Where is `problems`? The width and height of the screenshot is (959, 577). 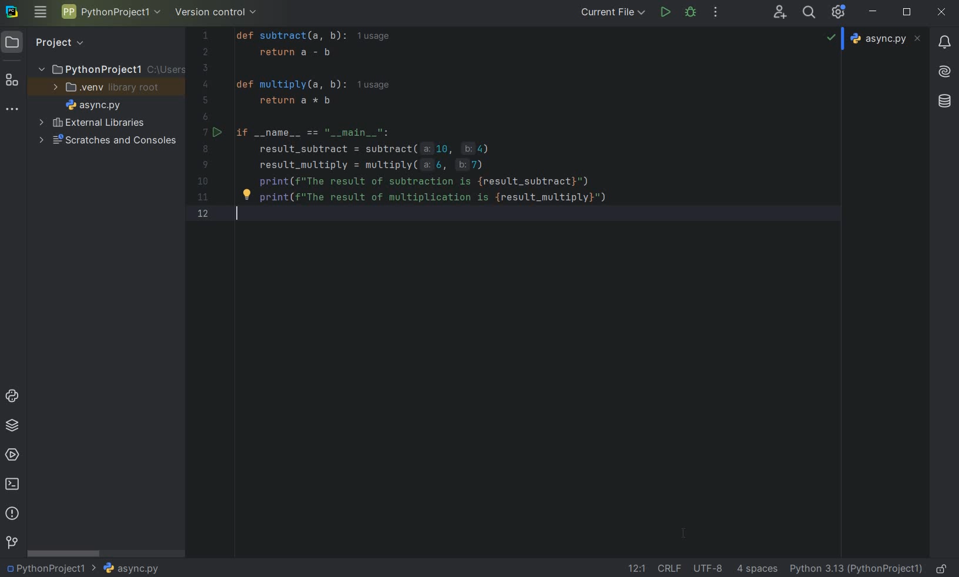 problems is located at coordinates (11, 512).